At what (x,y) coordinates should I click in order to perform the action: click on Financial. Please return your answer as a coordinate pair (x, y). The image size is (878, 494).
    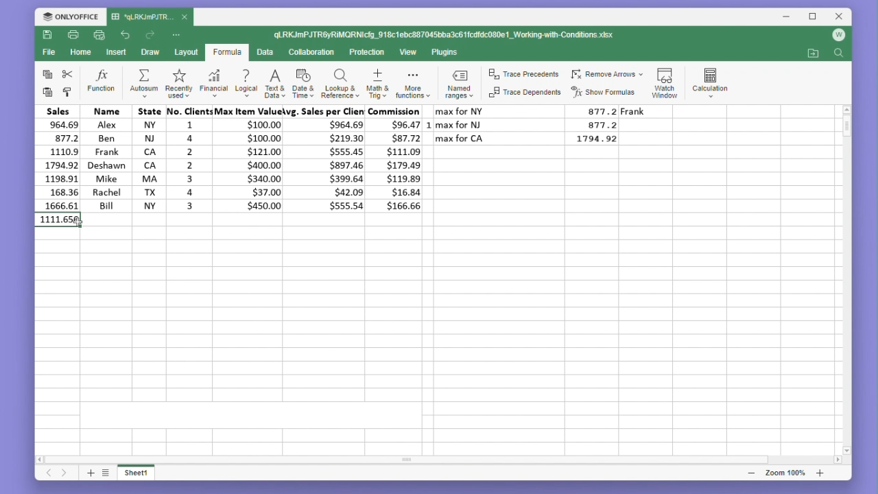
    Looking at the image, I should click on (214, 82).